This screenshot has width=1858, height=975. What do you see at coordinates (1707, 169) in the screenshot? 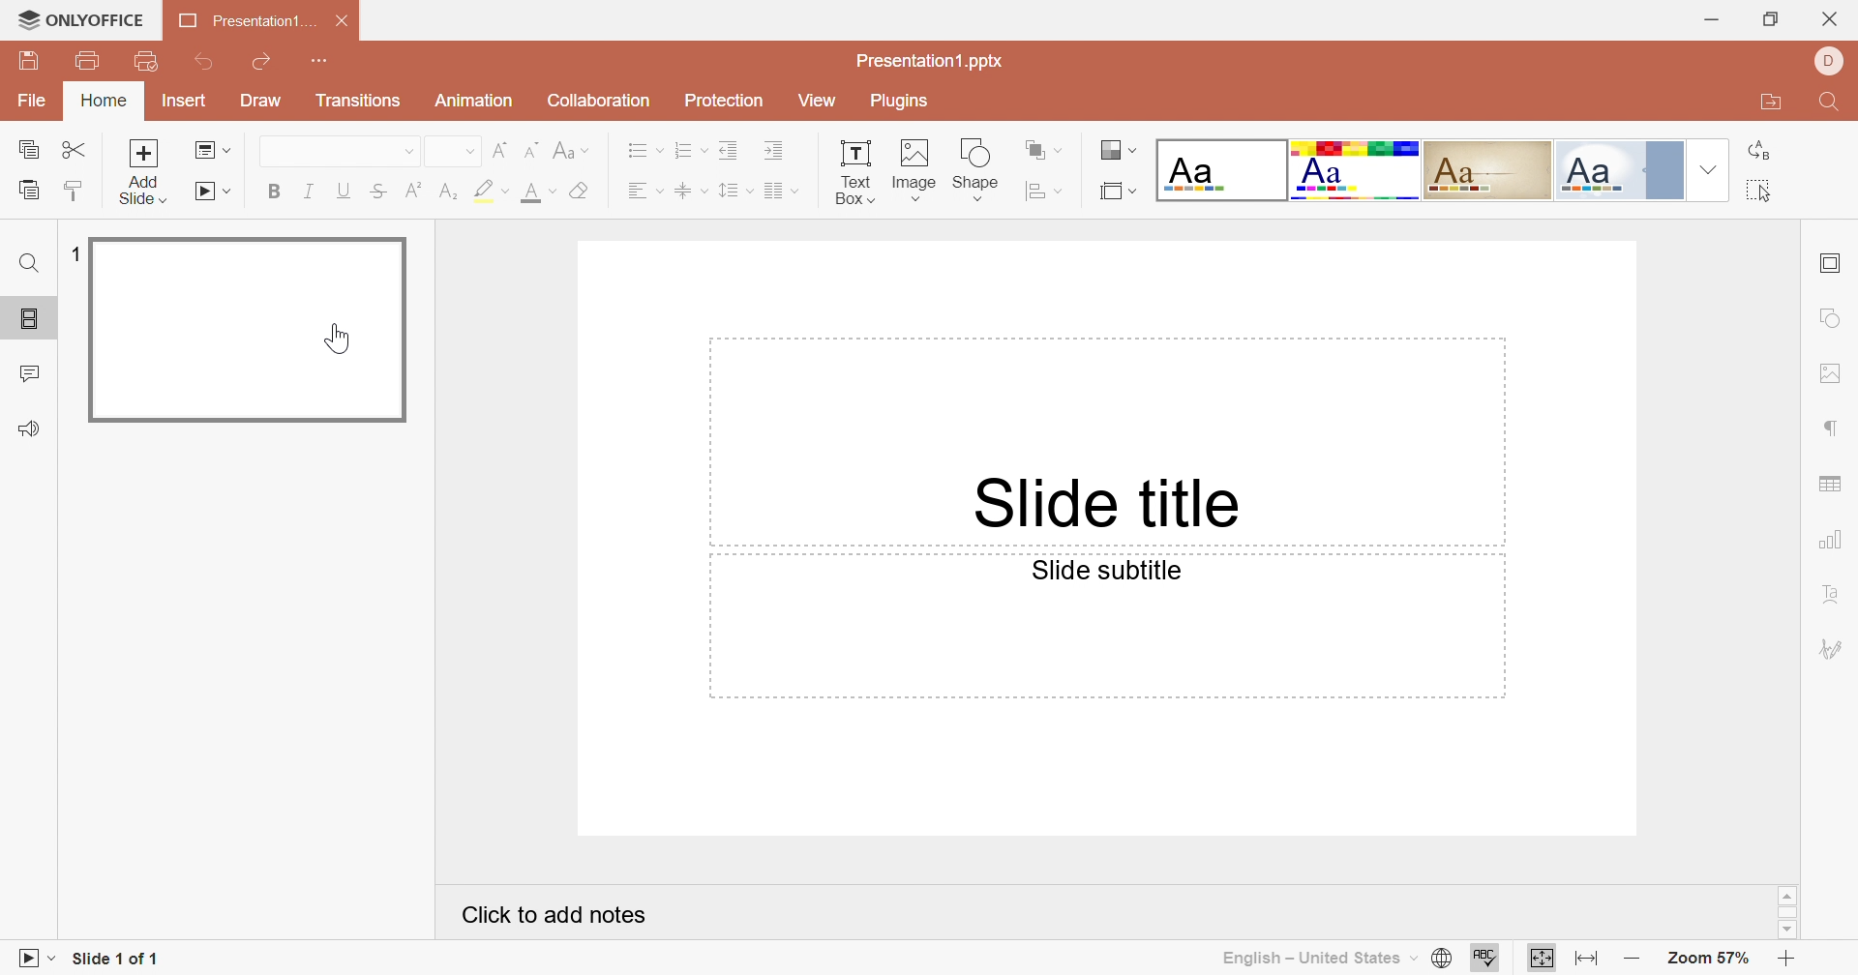
I see `Drop Down` at bounding box center [1707, 169].